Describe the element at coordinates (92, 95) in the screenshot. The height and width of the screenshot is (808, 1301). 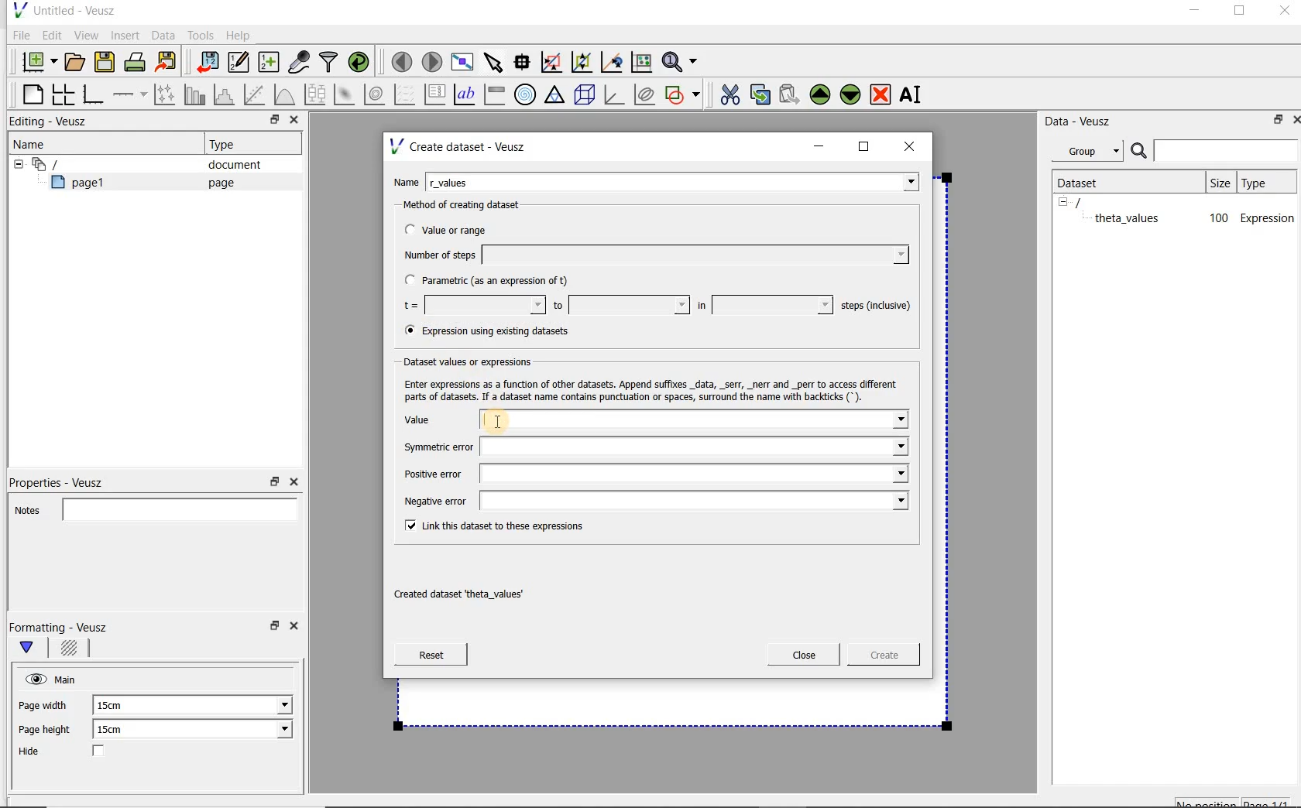
I see `base graph` at that location.